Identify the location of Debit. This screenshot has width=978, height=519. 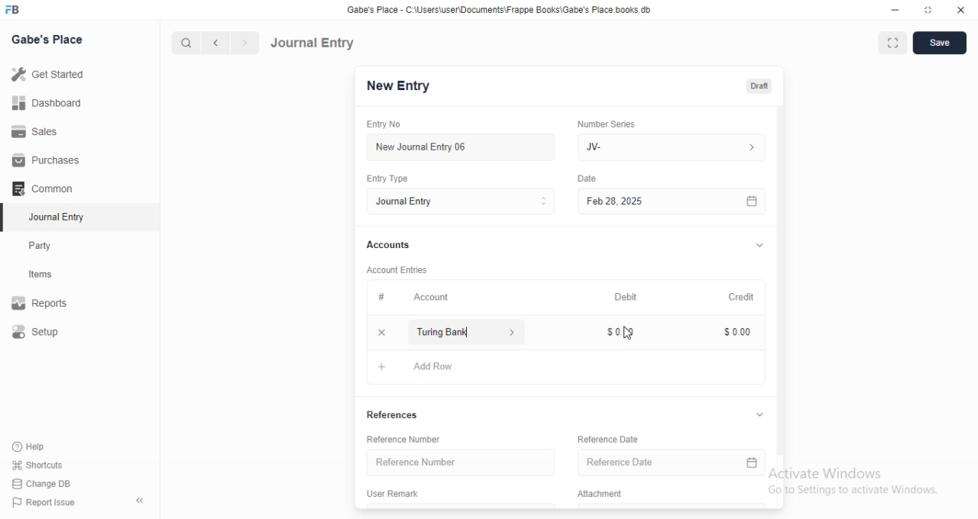
(627, 296).